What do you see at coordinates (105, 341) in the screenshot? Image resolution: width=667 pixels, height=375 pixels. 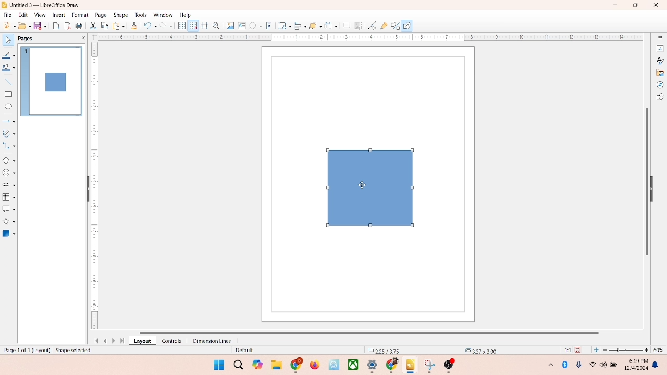 I see `previous page` at bounding box center [105, 341].